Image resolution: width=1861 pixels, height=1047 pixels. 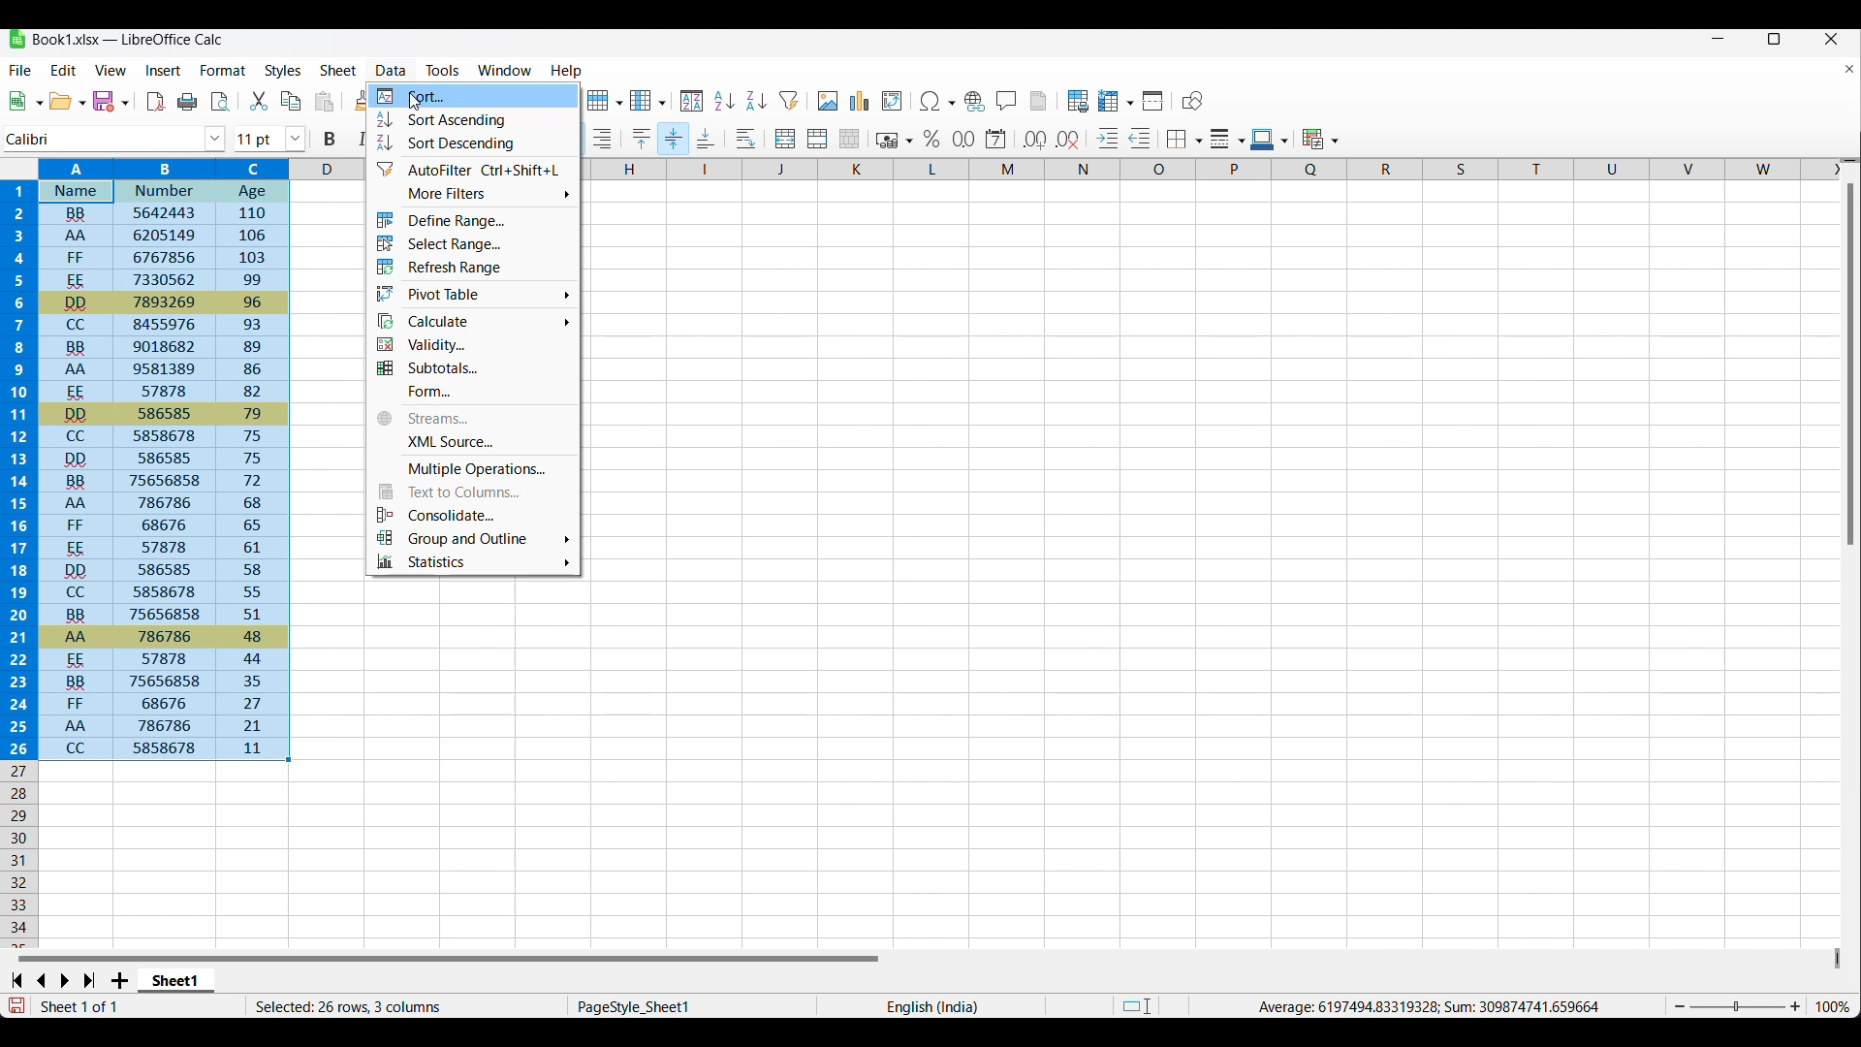 What do you see at coordinates (707, 138) in the screenshot?
I see `Align bottom` at bounding box center [707, 138].